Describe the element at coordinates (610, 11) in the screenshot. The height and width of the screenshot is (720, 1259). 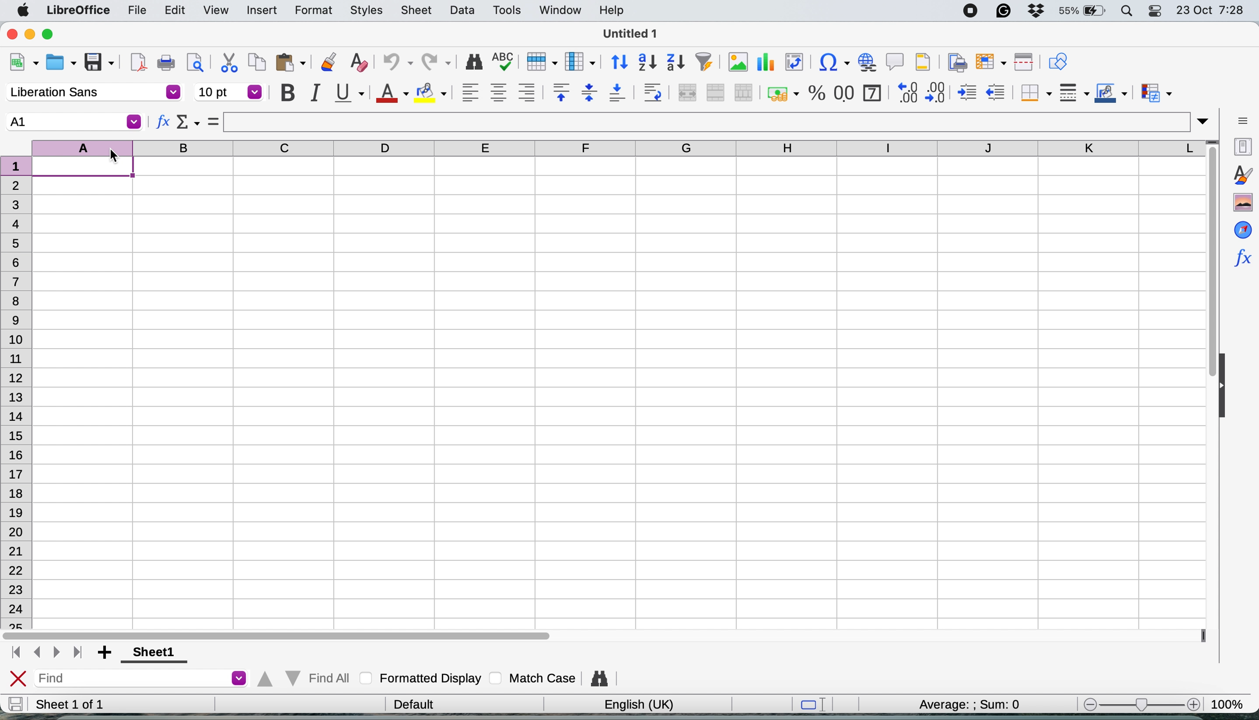
I see `help` at that location.